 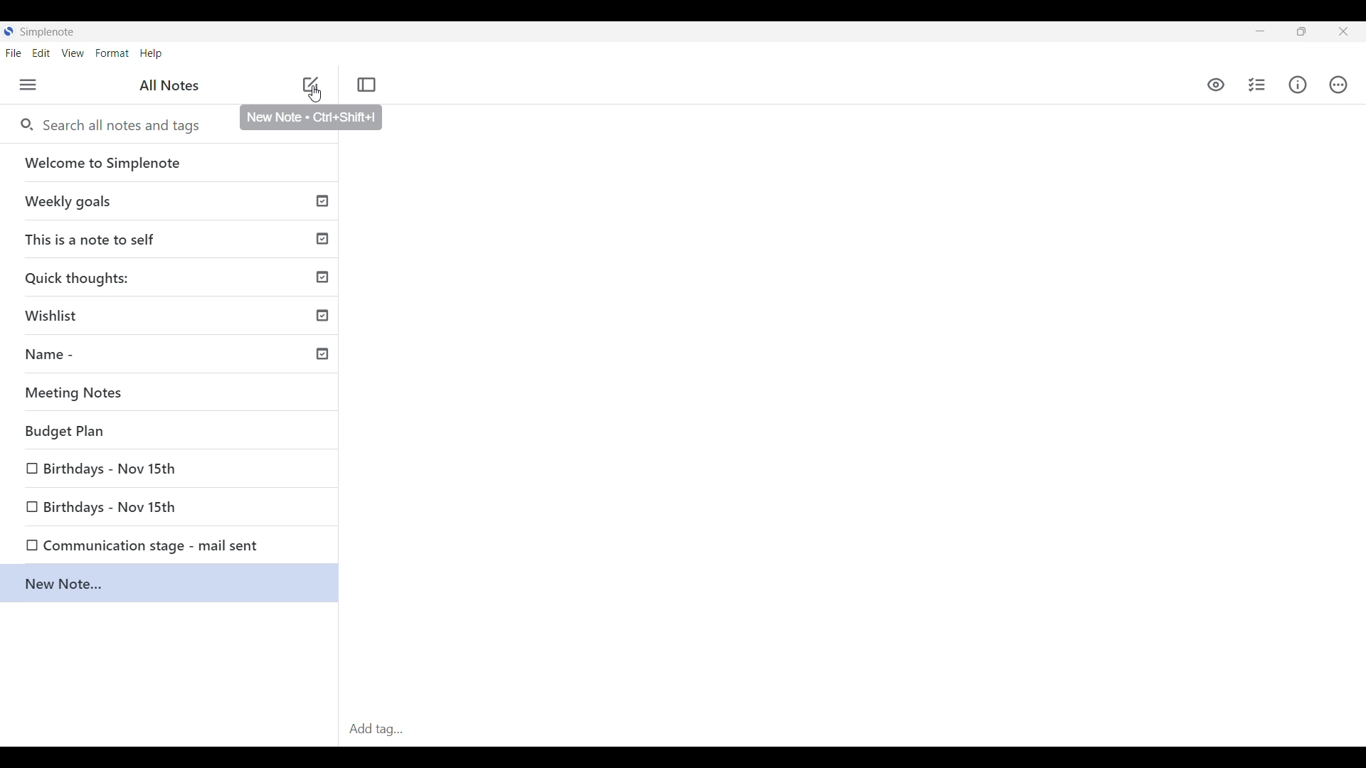 What do you see at coordinates (852, 730) in the screenshot?
I see `Click to type in tag` at bounding box center [852, 730].